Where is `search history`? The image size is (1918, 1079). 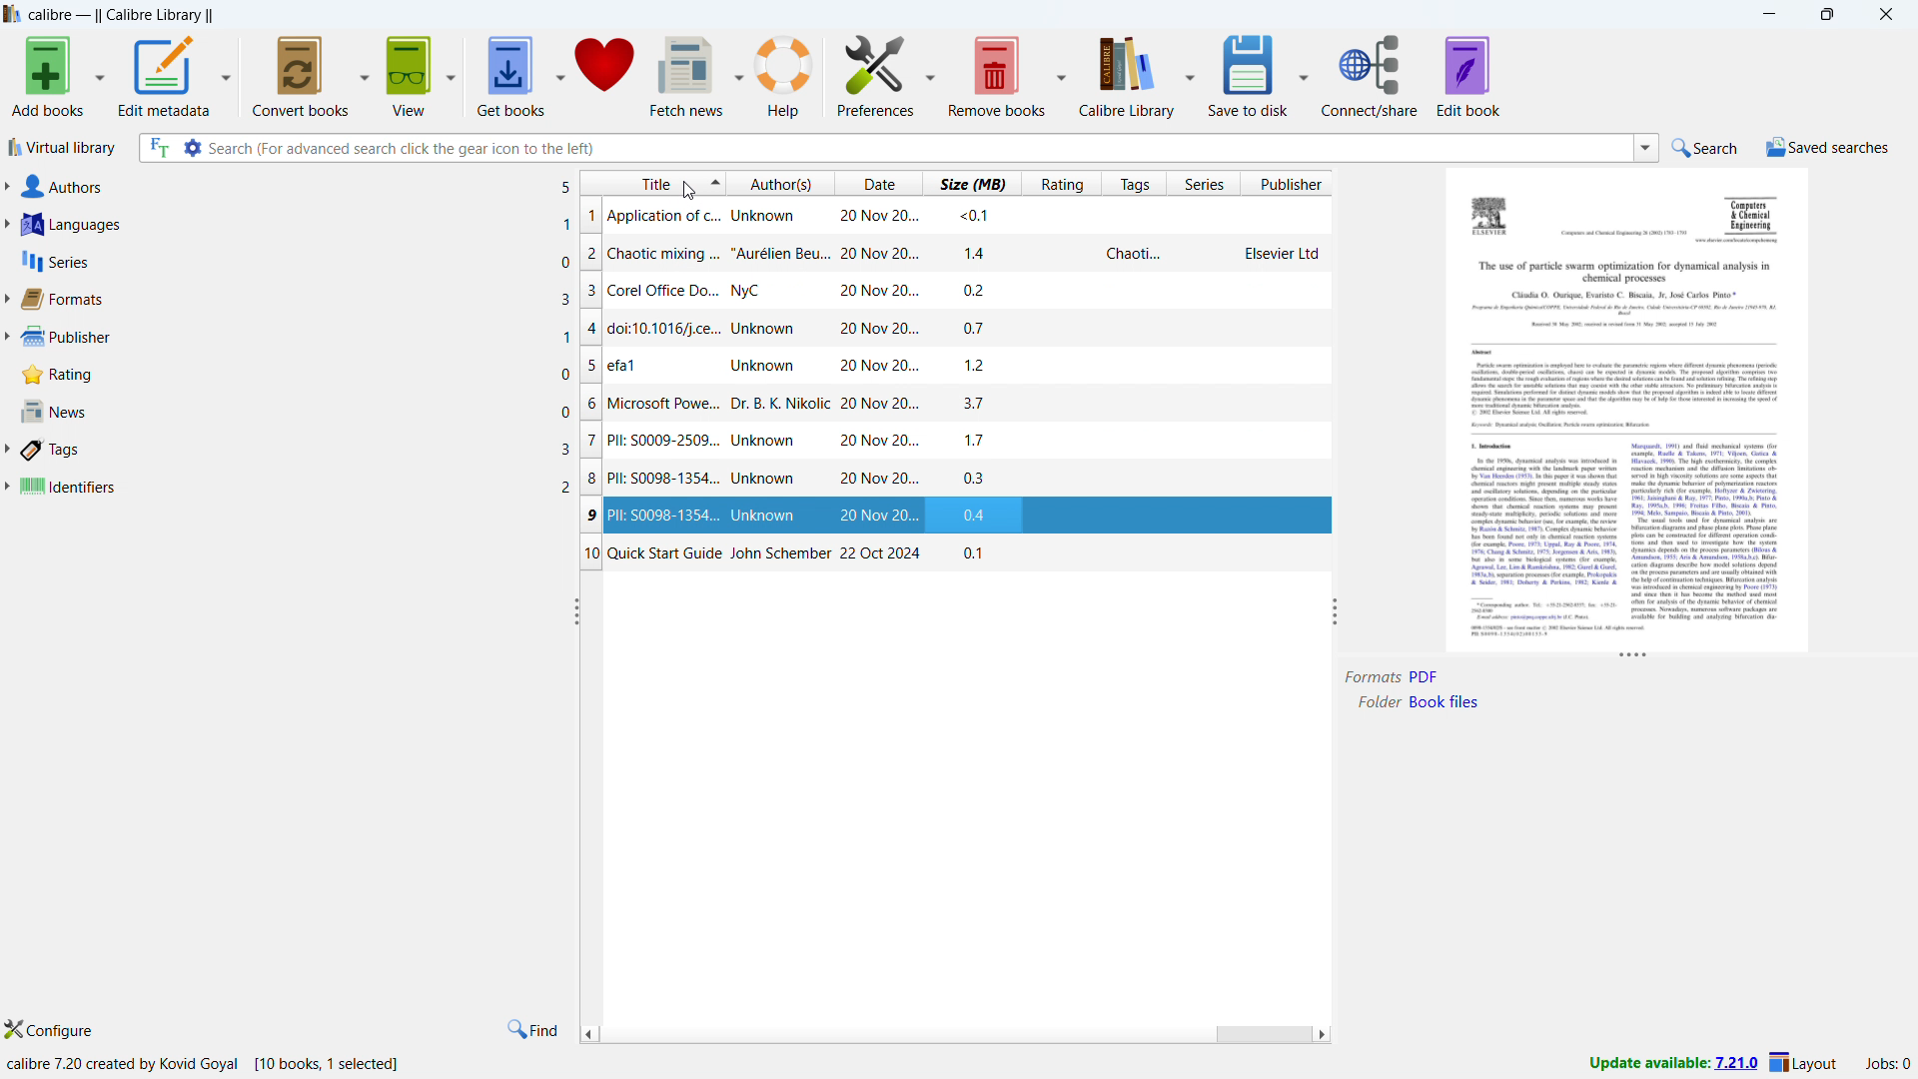
search history is located at coordinates (1647, 147).